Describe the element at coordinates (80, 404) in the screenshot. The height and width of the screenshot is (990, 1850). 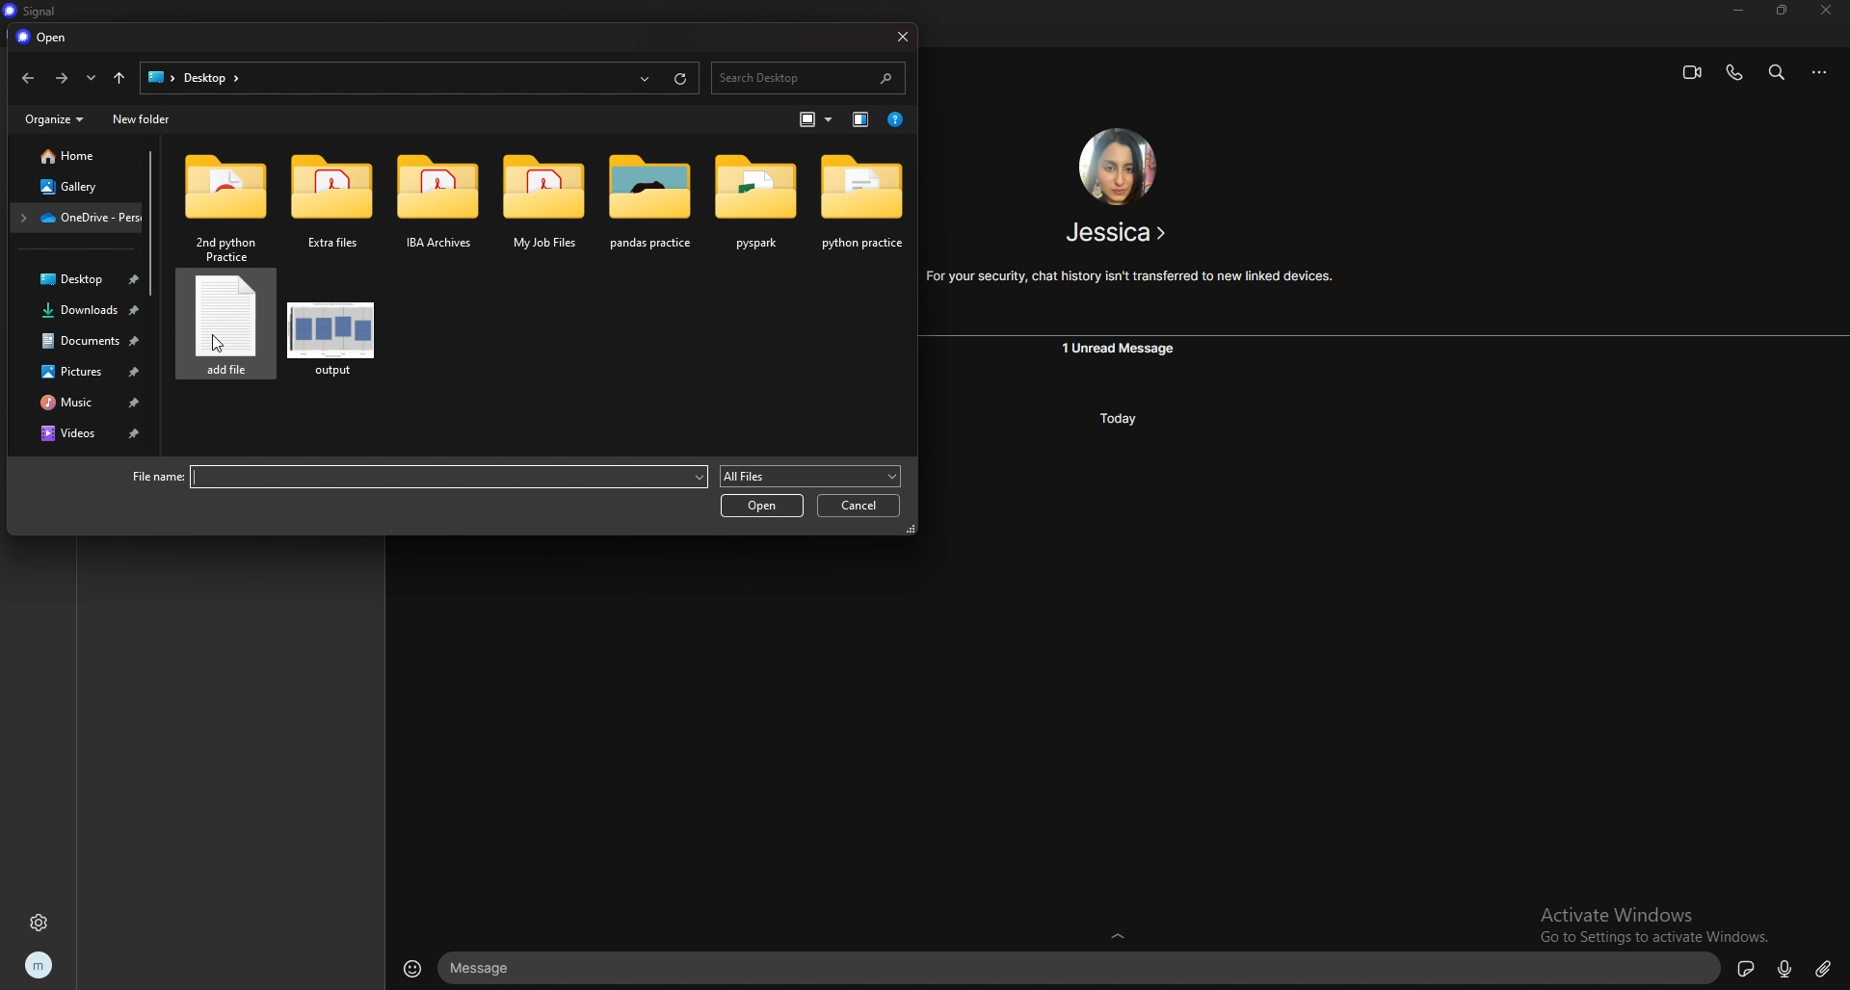
I see `music` at that location.